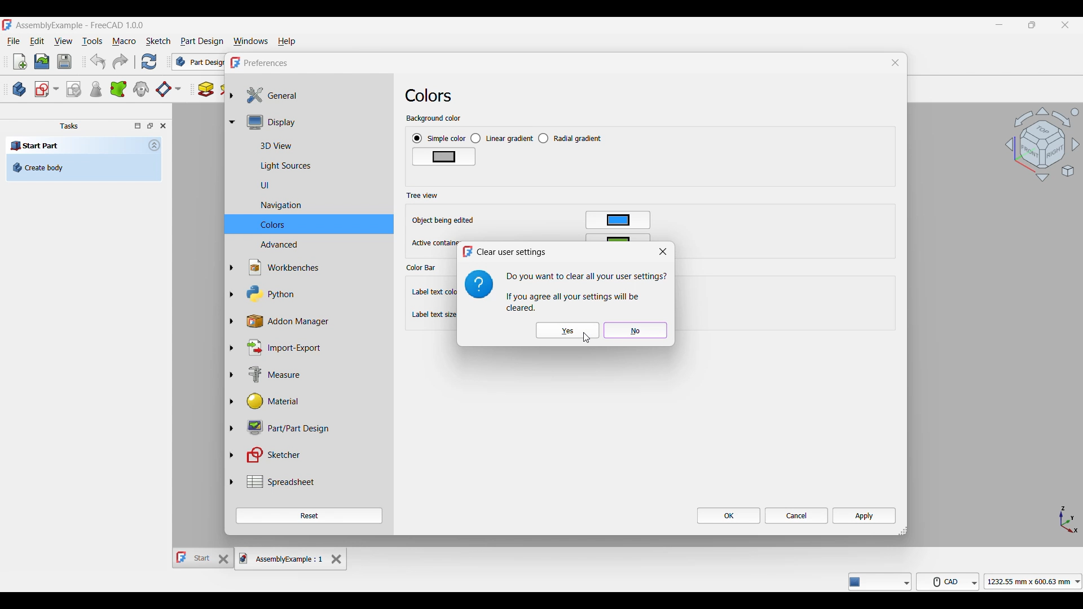 This screenshot has width=1083, height=609. What do you see at coordinates (20, 61) in the screenshot?
I see `New` at bounding box center [20, 61].